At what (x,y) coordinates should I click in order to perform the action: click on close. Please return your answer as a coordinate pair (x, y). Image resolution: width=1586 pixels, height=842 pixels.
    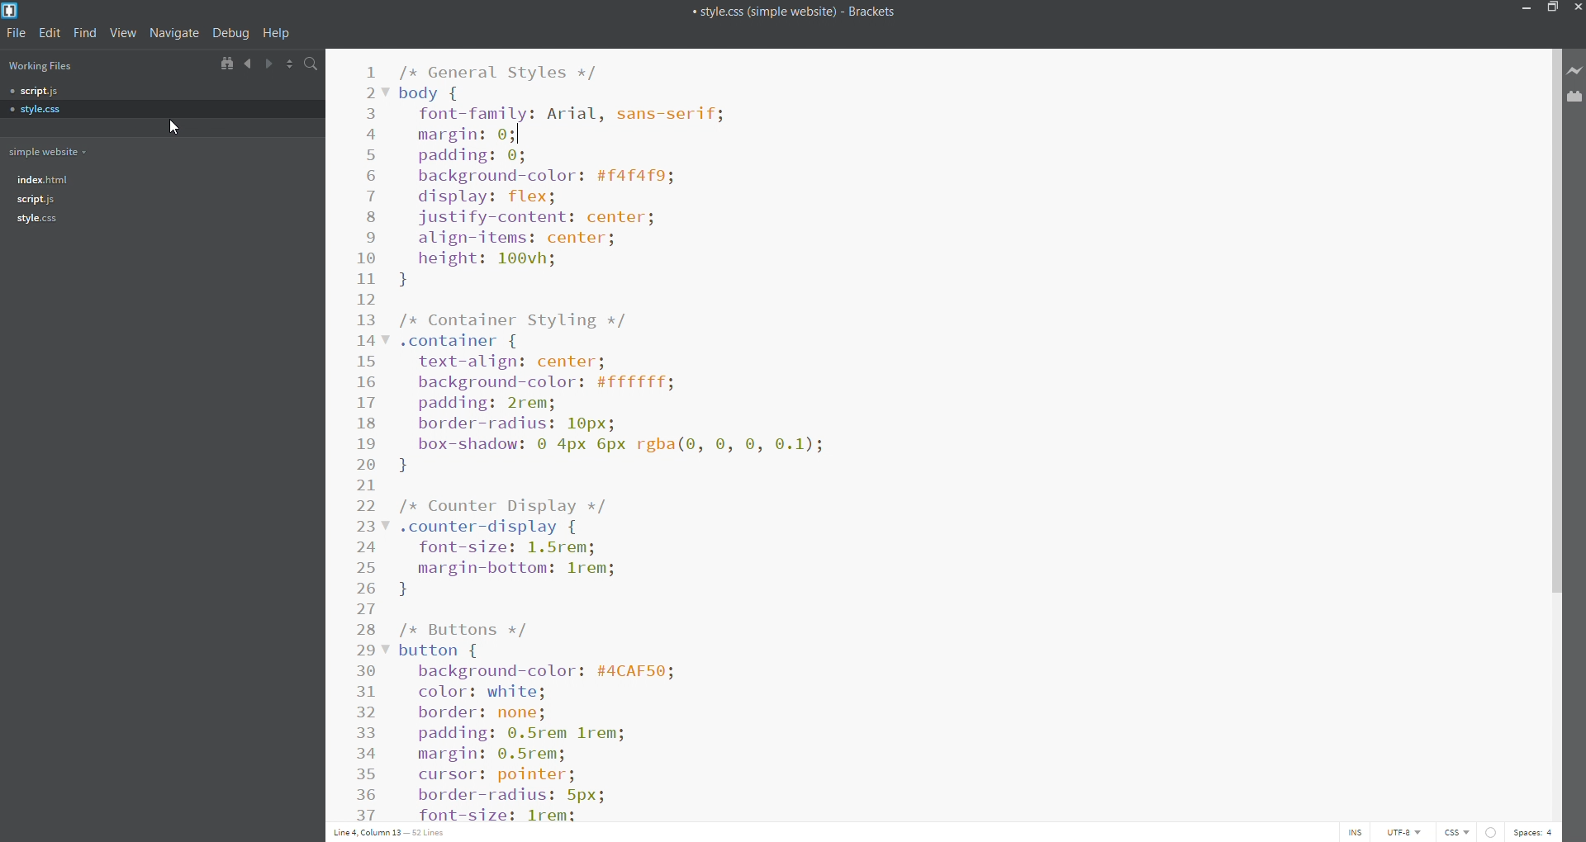
    Looking at the image, I should click on (1576, 10).